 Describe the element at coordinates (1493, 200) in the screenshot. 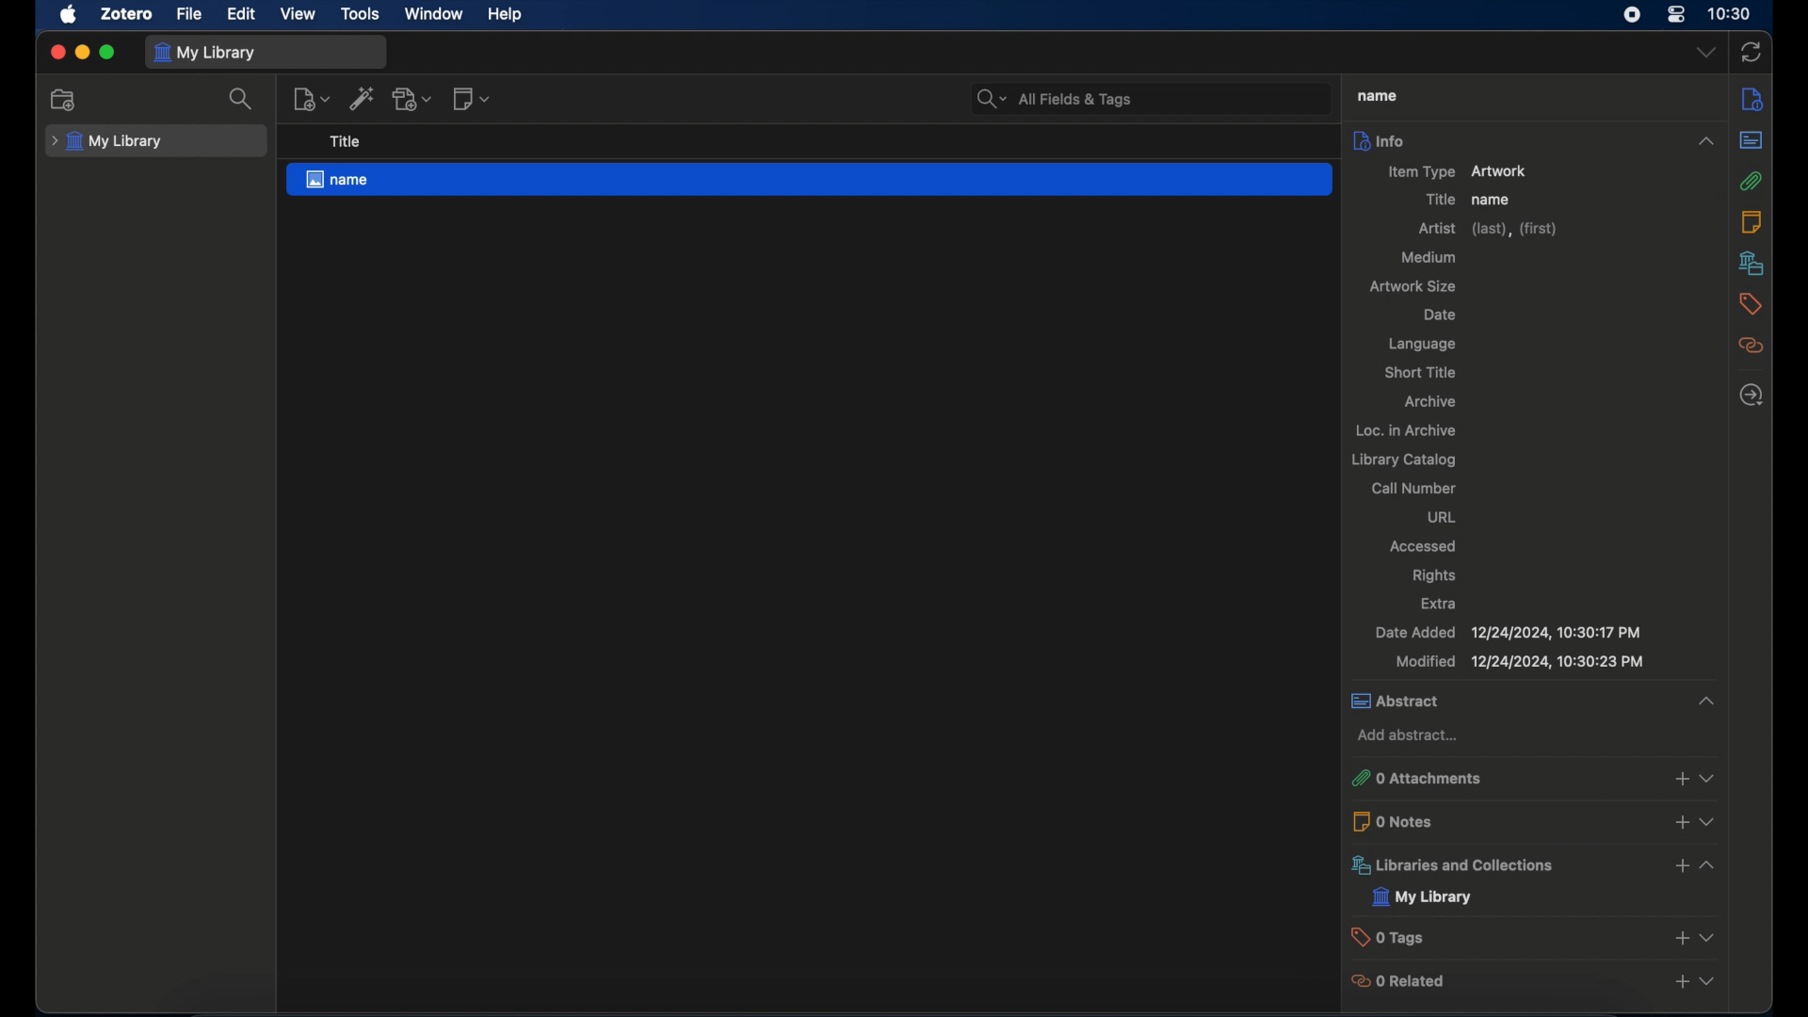

I see `name` at that location.